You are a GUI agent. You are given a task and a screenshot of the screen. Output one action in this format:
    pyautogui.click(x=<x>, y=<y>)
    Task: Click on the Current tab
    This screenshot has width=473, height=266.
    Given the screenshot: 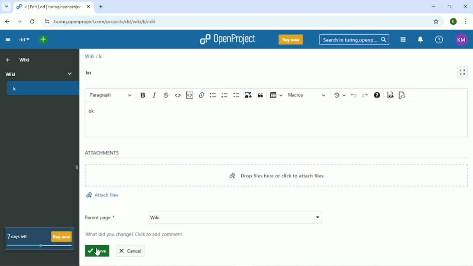 What is the action you would take?
    pyautogui.click(x=53, y=8)
    